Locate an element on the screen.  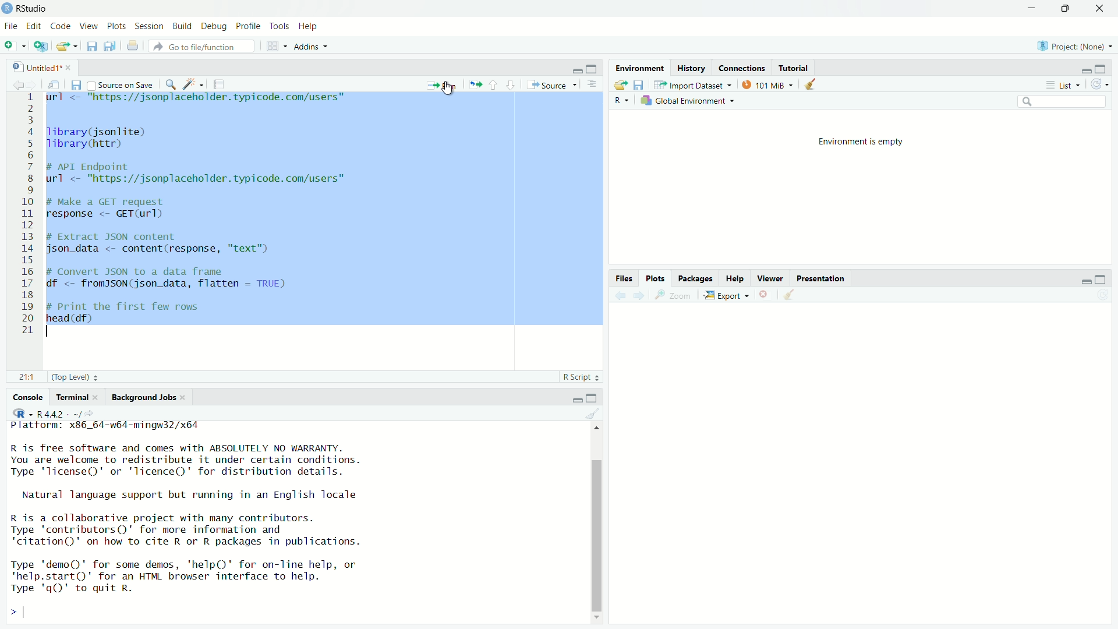
Delete is located at coordinates (763, 296).